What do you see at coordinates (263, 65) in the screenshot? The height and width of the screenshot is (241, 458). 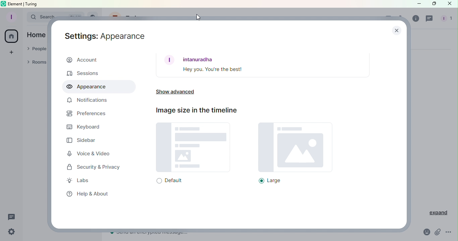 I see `Font example` at bounding box center [263, 65].